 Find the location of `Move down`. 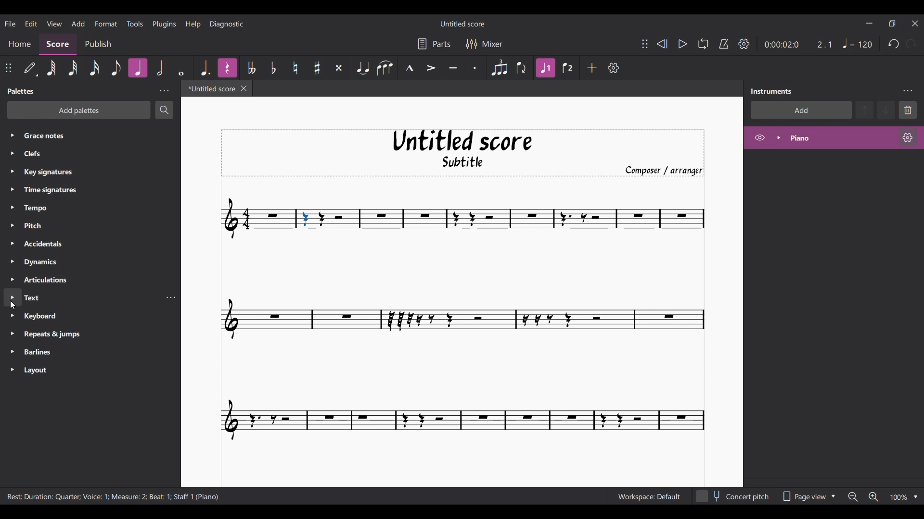

Move down is located at coordinates (886, 110).